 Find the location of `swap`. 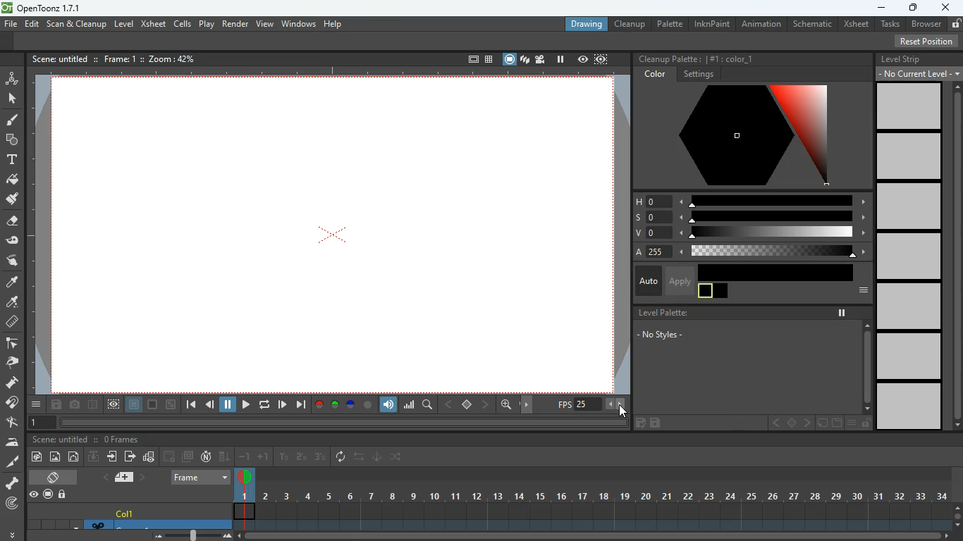

swap is located at coordinates (360, 456).